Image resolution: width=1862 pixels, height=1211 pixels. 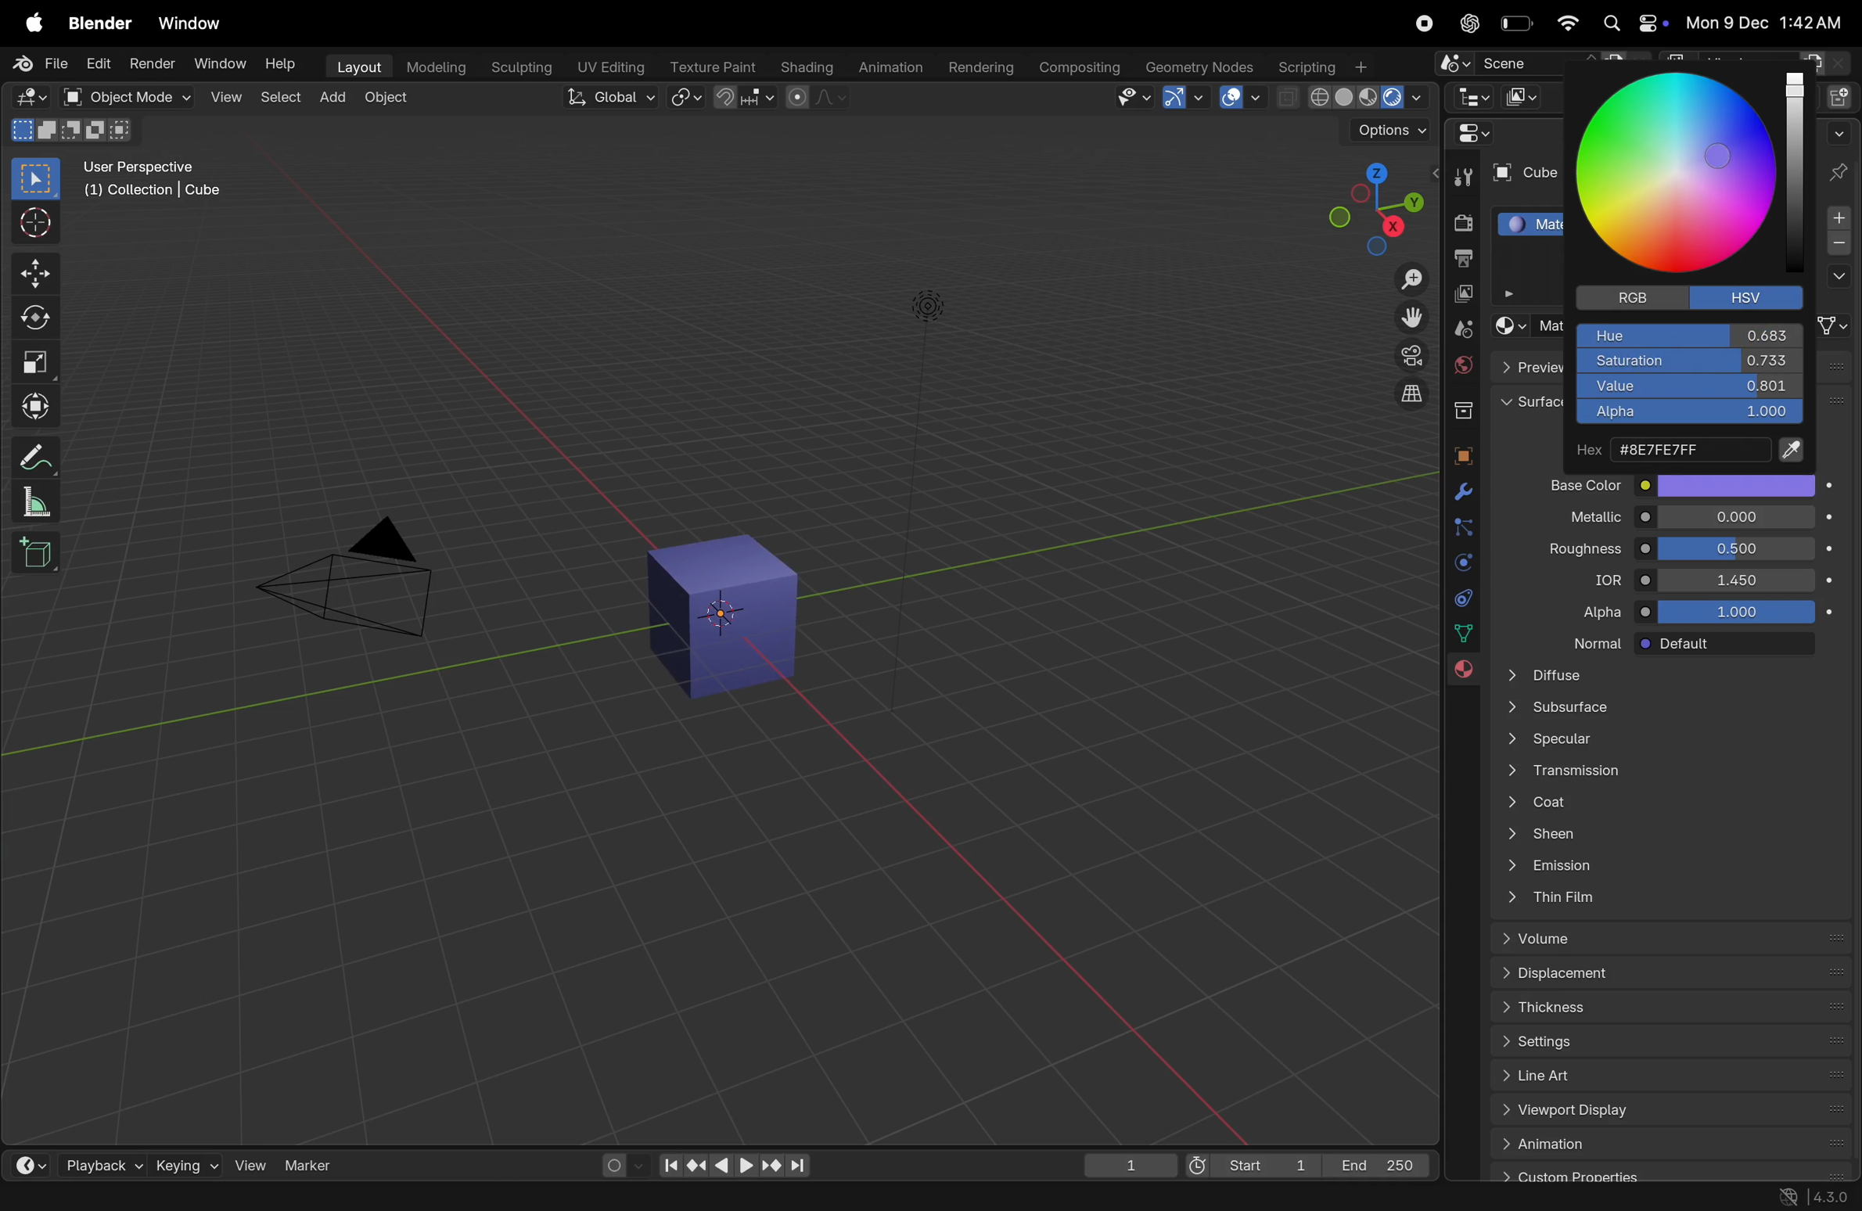 What do you see at coordinates (1663, 1075) in the screenshot?
I see `line art` at bounding box center [1663, 1075].